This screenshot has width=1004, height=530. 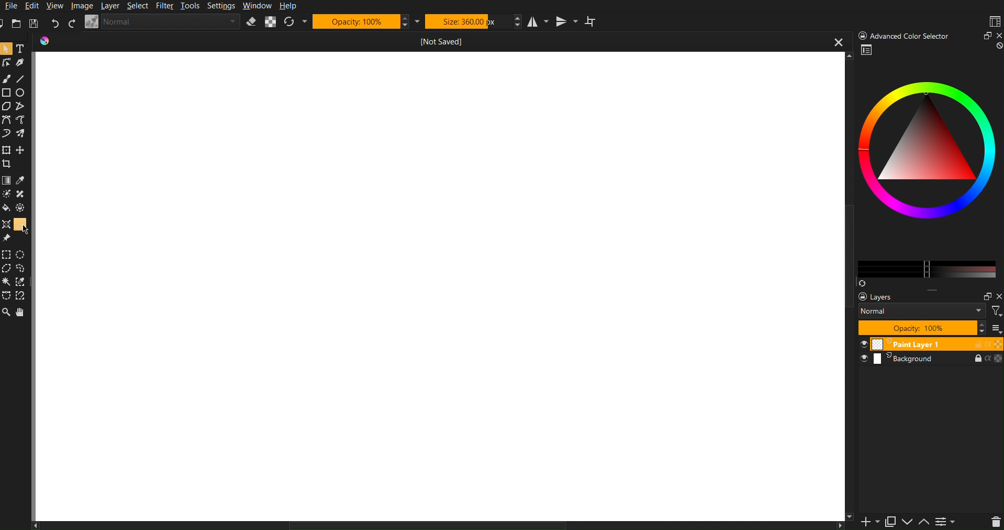 I want to click on Image , so click(x=81, y=6).